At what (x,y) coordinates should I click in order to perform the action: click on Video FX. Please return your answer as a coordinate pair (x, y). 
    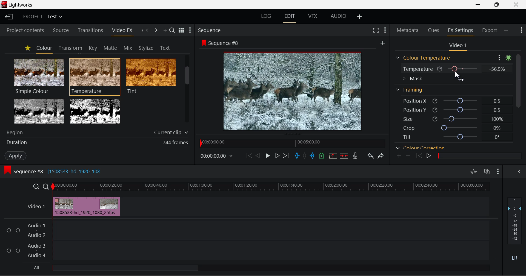
    Looking at the image, I should click on (122, 32).